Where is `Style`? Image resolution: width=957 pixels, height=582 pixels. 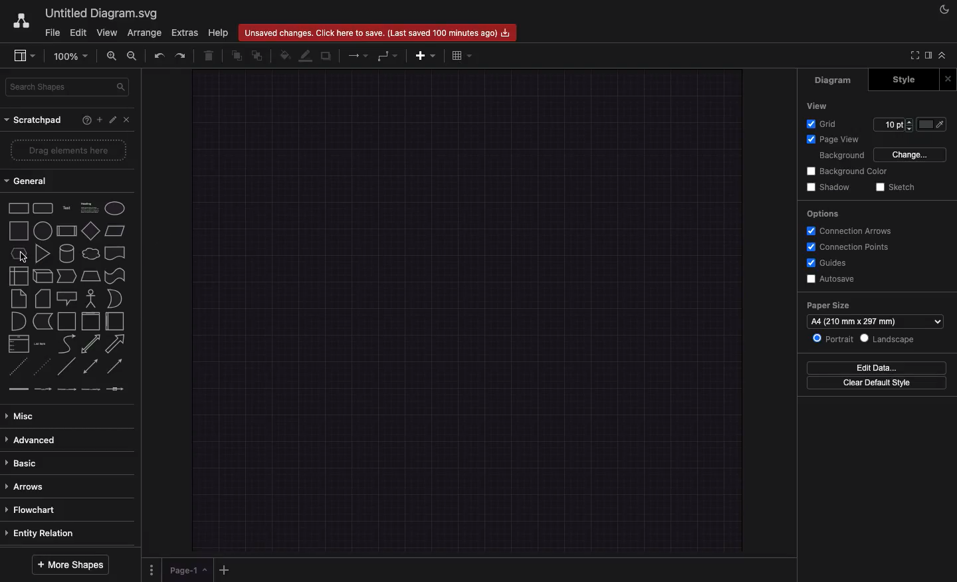
Style is located at coordinates (906, 80).